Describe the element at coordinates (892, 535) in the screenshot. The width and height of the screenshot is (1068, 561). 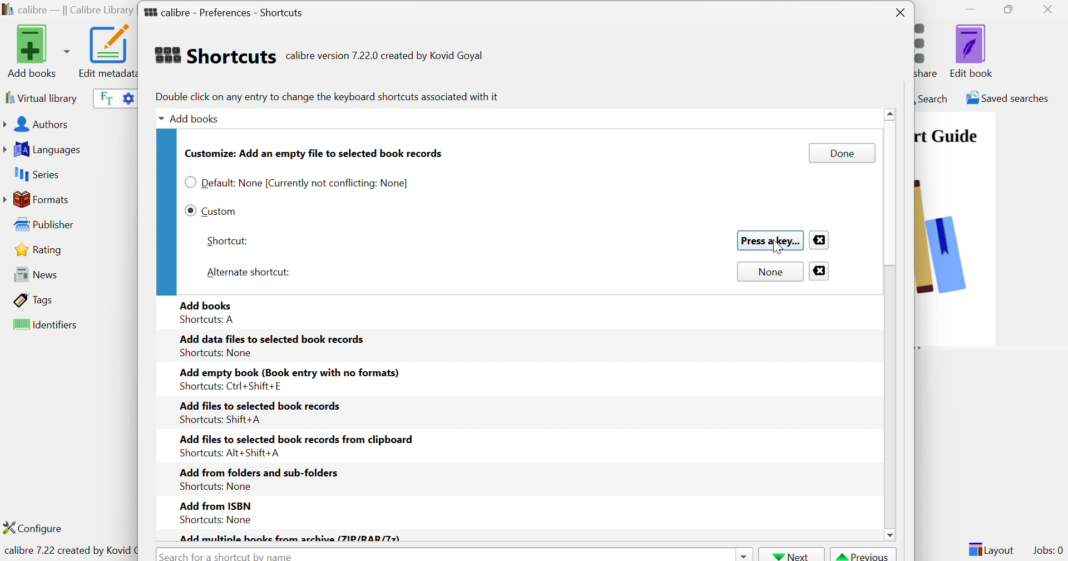
I see `scroll down` at that location.